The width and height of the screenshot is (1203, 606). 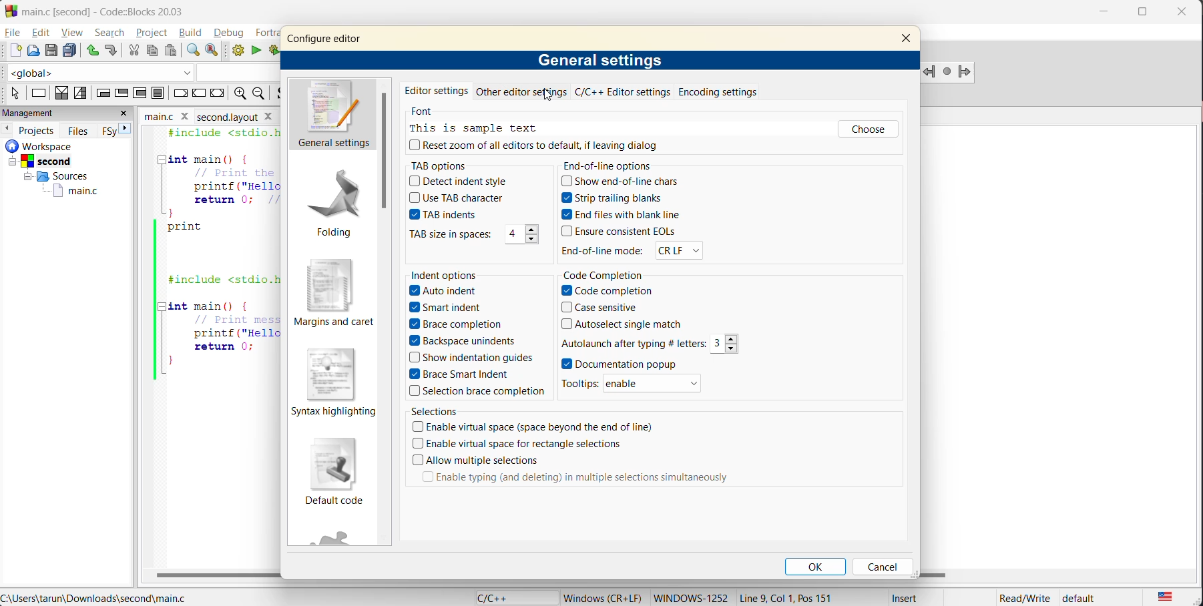 What do you see at coordinates (220, 94) in the screenshot?
I see `return instruction` at bounding box center [220, 94].